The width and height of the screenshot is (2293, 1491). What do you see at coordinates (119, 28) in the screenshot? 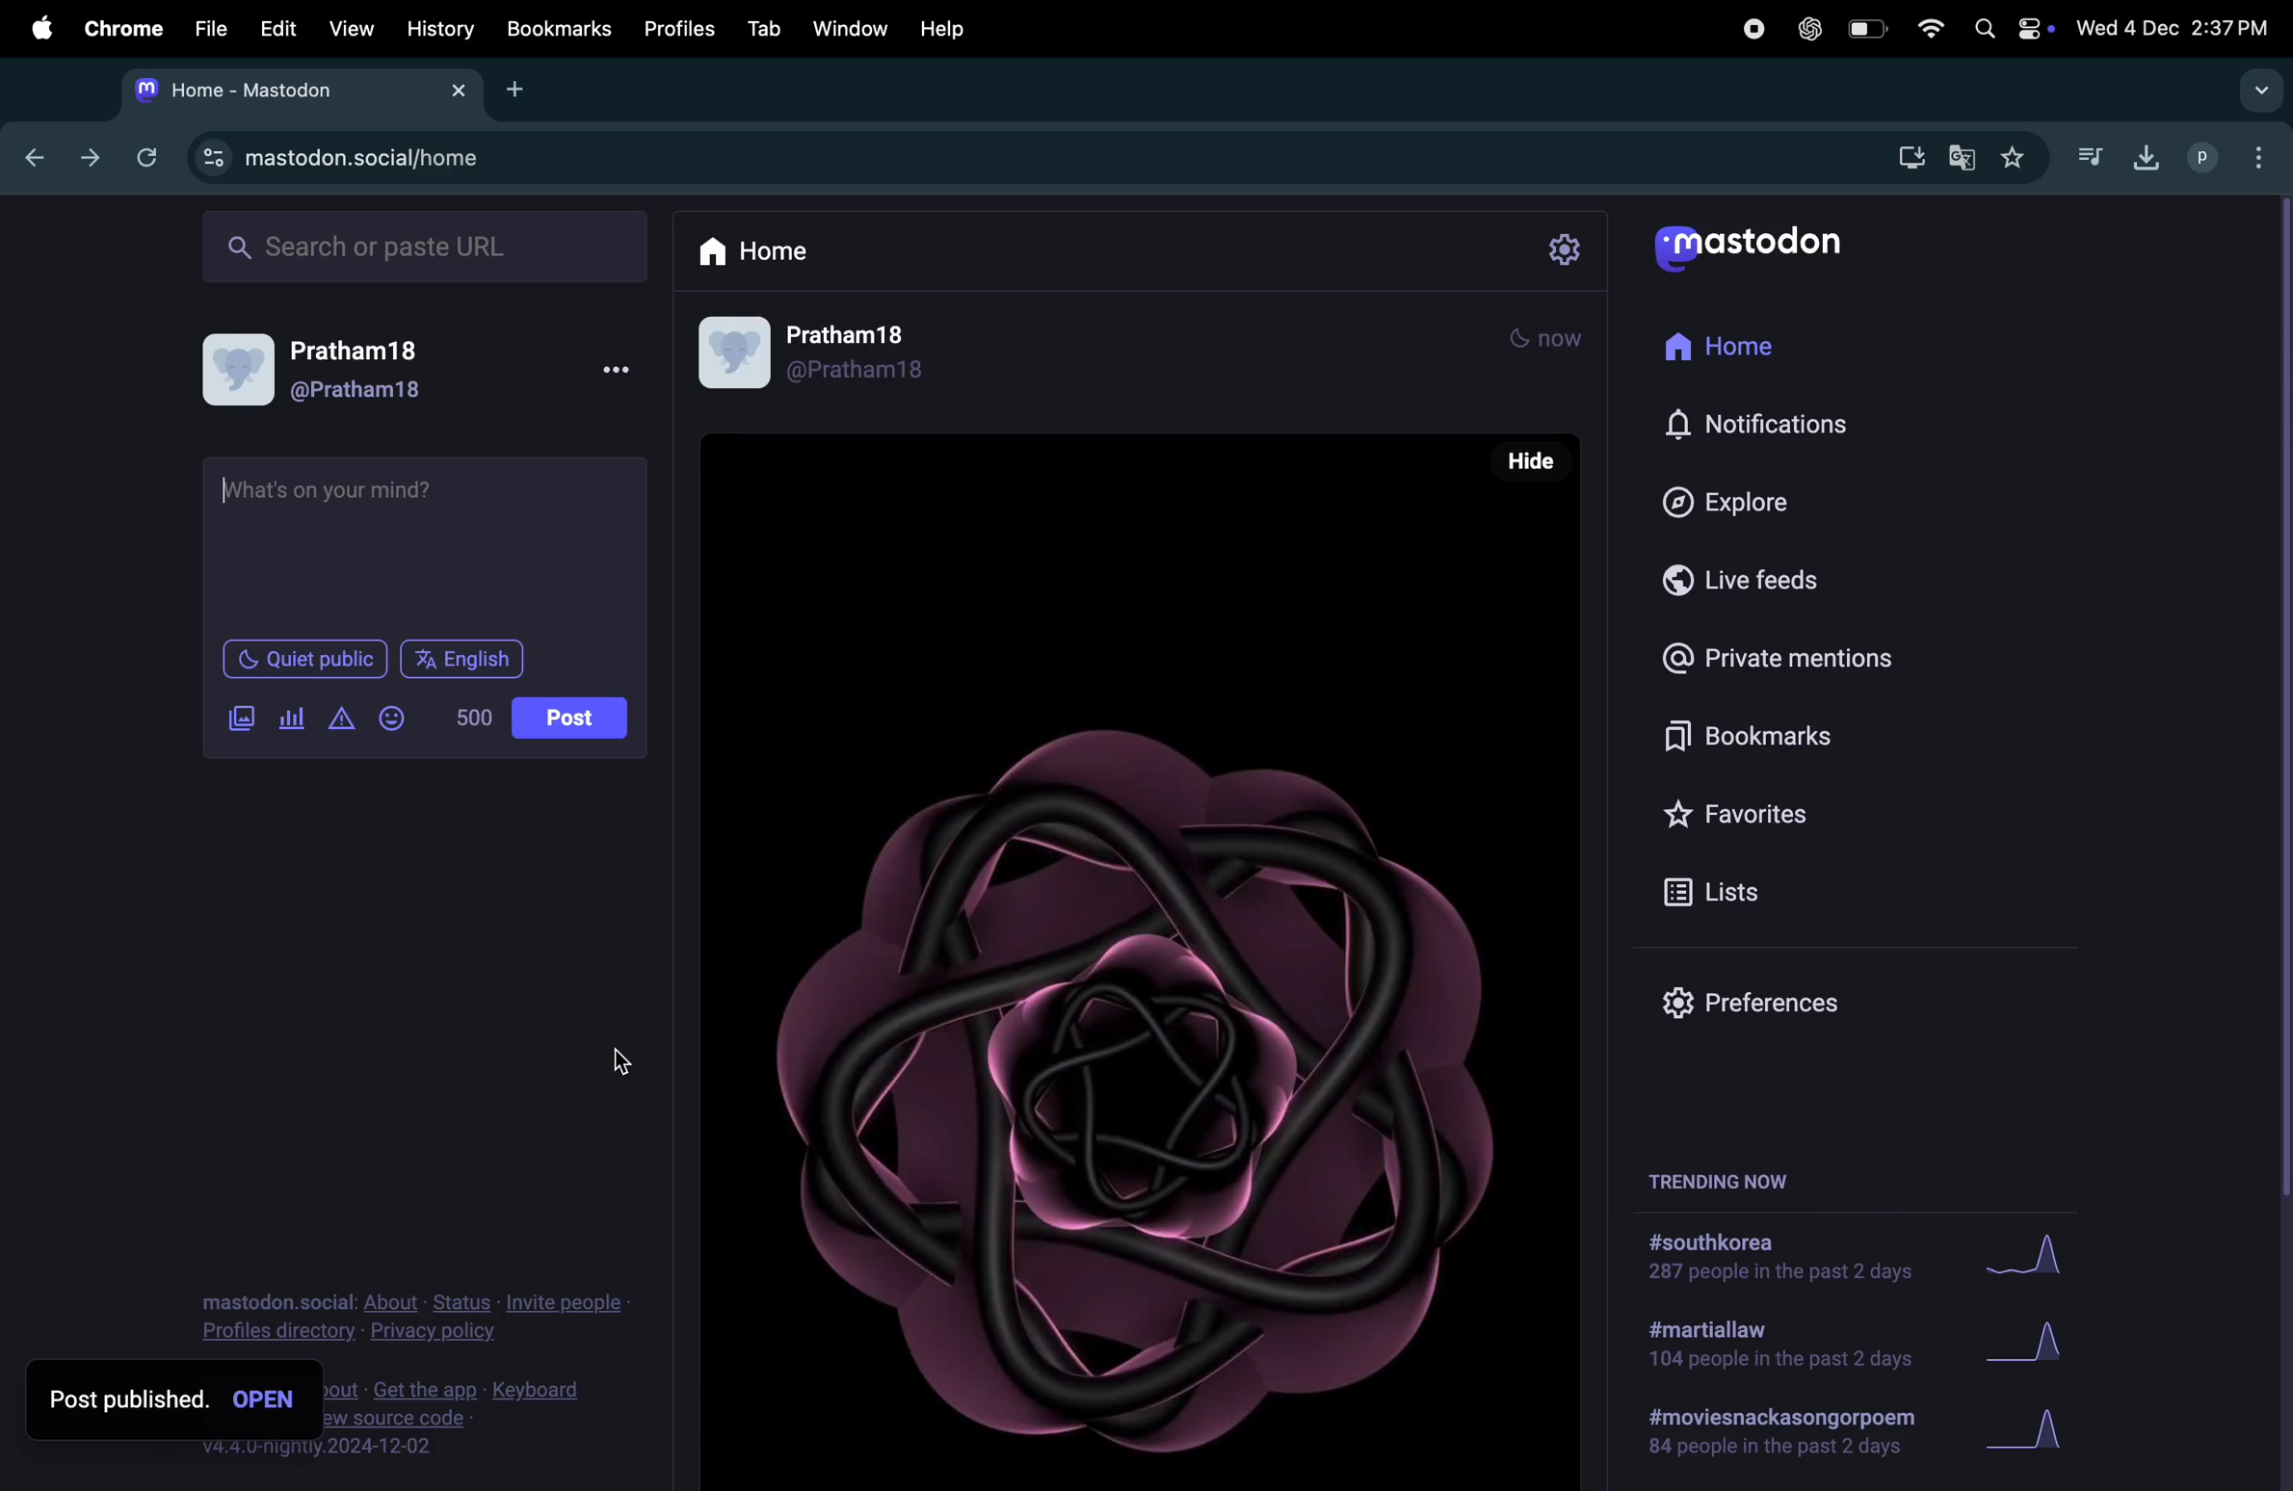
I see `chrome` at bounding box center [119, 28].